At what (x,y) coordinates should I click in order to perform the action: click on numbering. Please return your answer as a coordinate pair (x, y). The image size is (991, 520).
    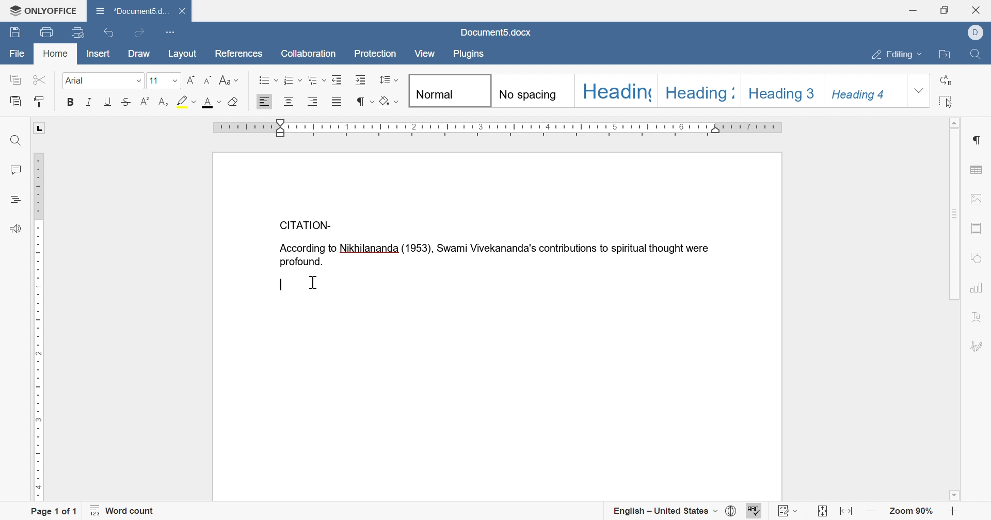
    Looking at the image, I should click on (293, 79).